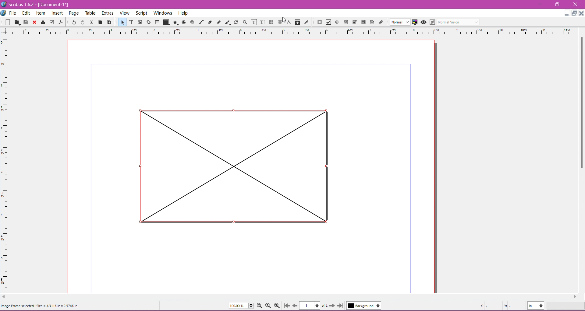 The width and height of the screenshot is (585, 311). What do you see at coordinates (229, 166) in the screenshot?
I see `Image frame added` at bounding box center [229, 166].